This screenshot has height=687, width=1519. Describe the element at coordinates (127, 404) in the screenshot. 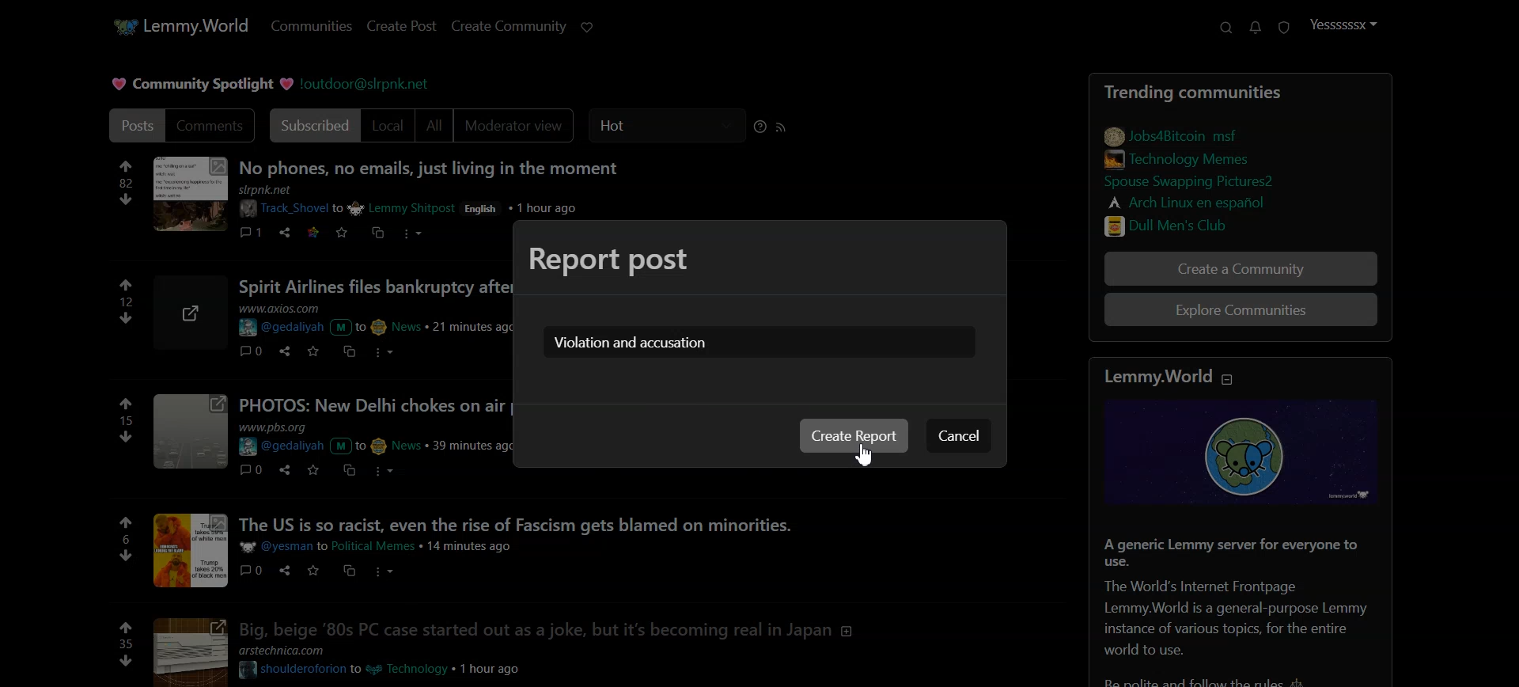

I see `upvote` at that location.